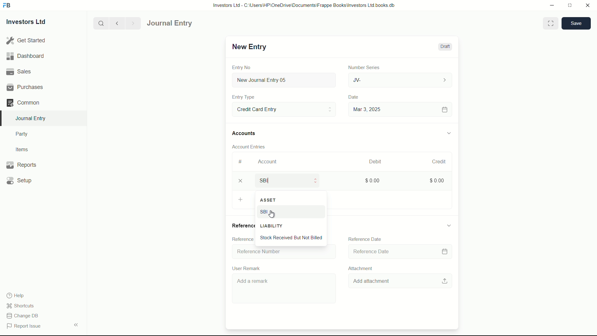 The image size is (597, 336). Describe the element at coordinates (294, 226) in the screenshot. I see `Liability` at that location.